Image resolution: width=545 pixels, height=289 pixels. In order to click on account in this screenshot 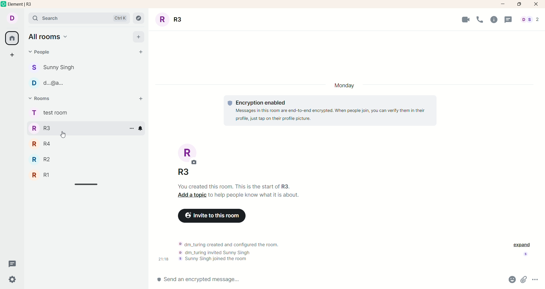, I will do `click(13, 19)`.